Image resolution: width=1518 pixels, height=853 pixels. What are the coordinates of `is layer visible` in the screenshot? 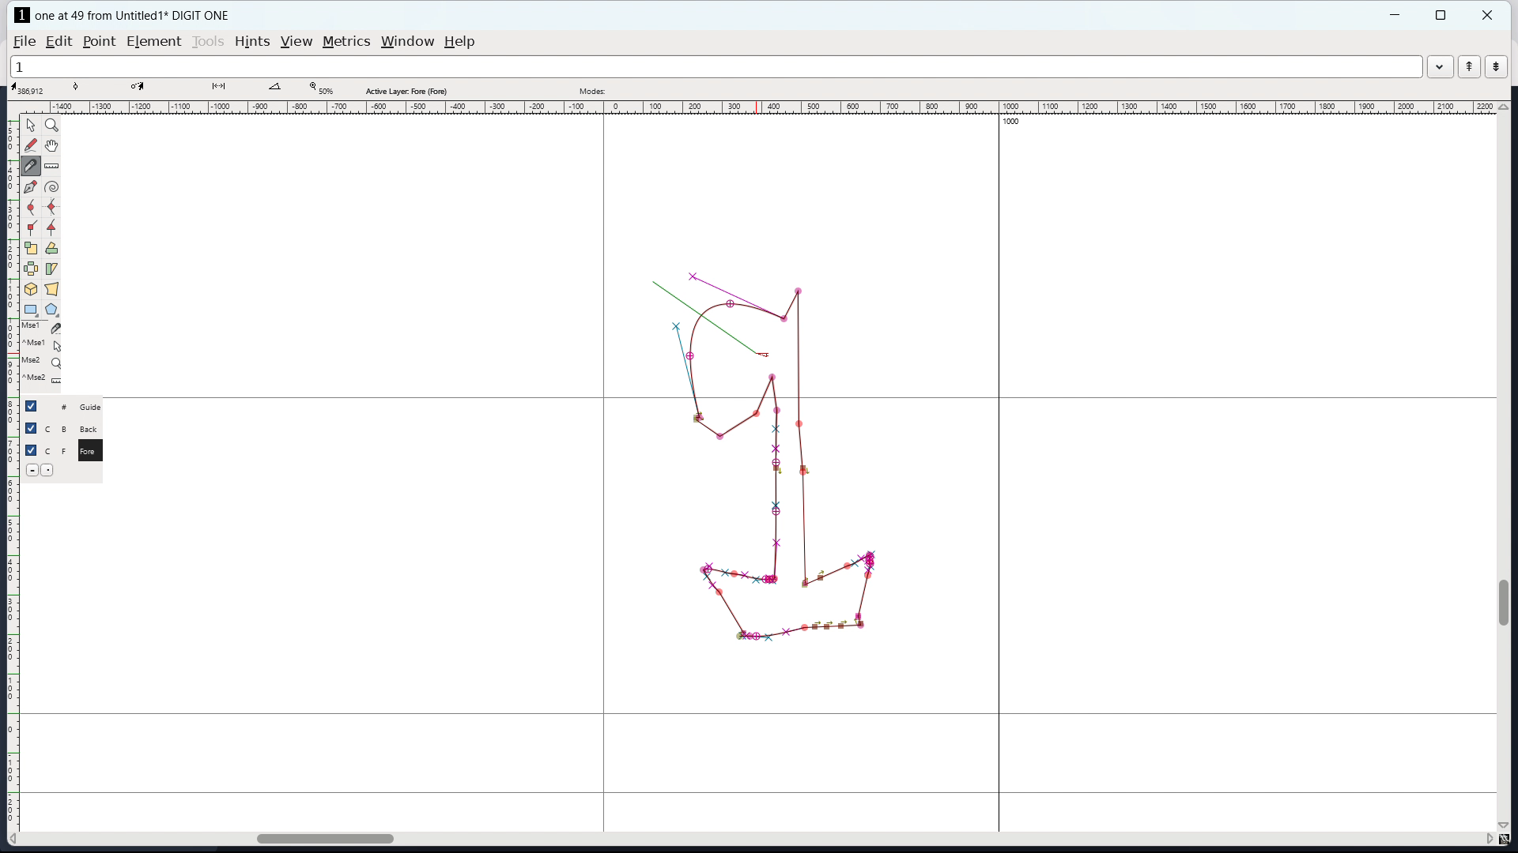 It's located at (32, 450).